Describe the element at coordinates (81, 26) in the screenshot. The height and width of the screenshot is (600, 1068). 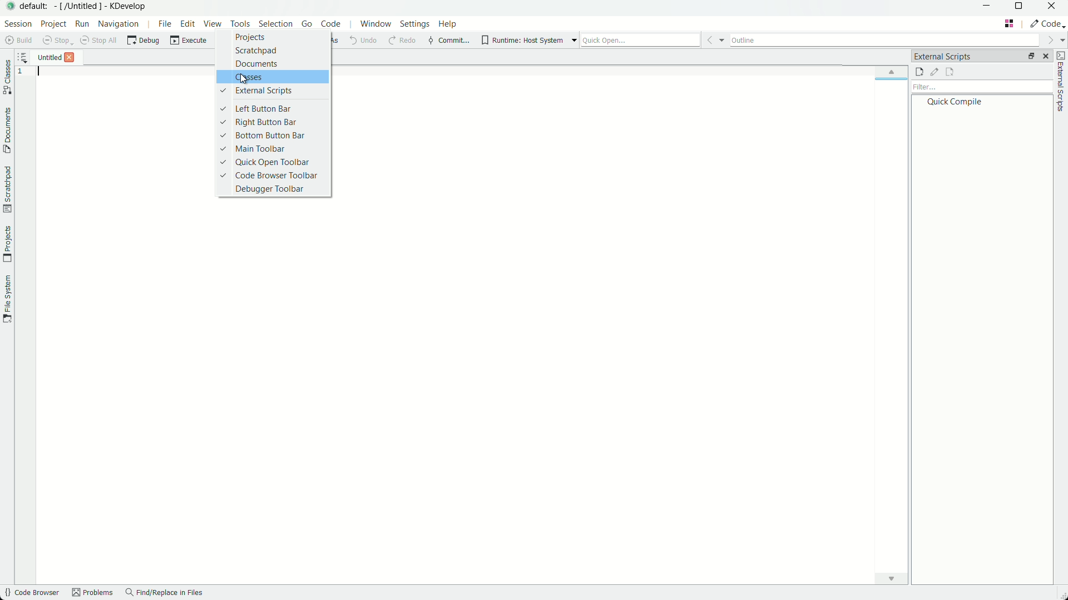
I see `run` at that location.